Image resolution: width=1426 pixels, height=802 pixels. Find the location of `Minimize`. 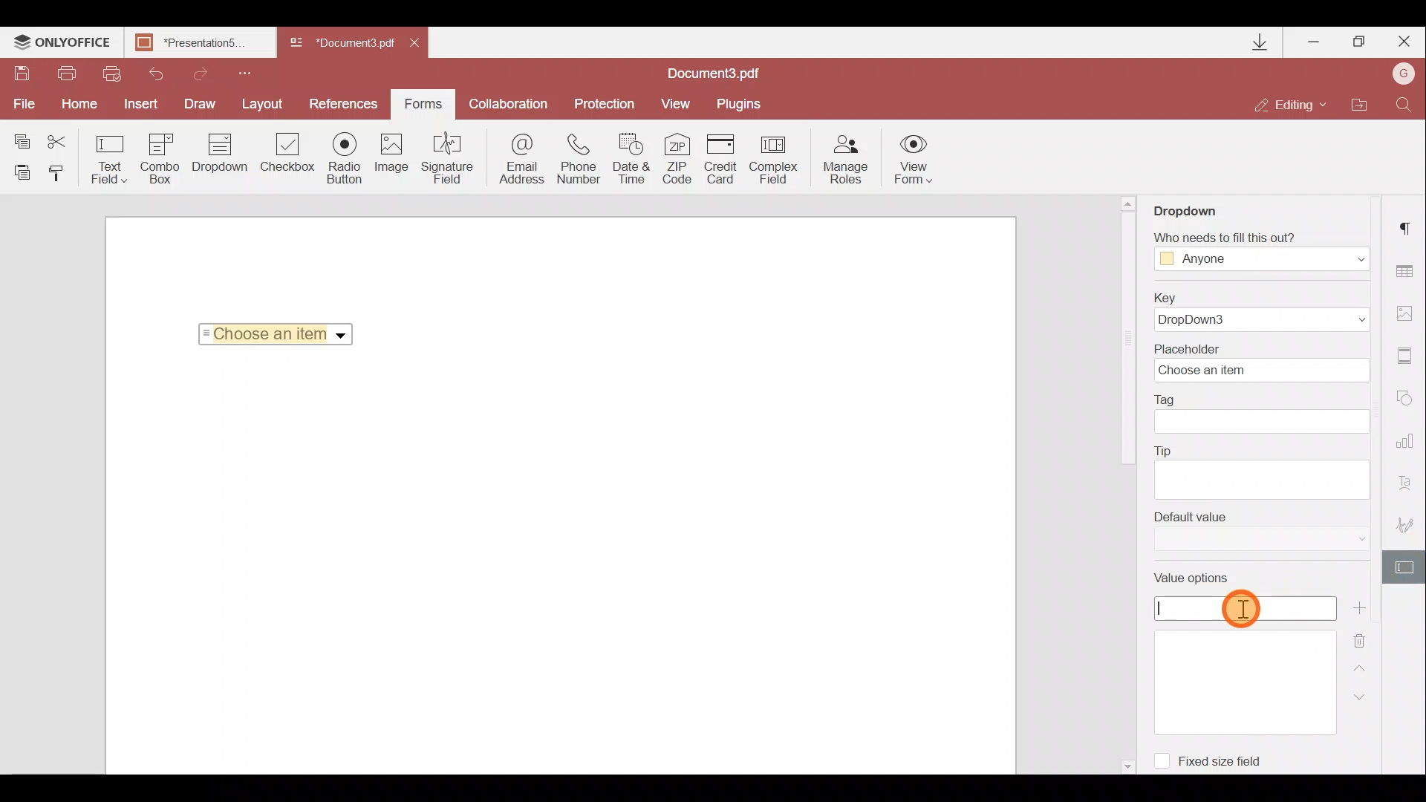

Minimize is located at coordinates (1312, 42).